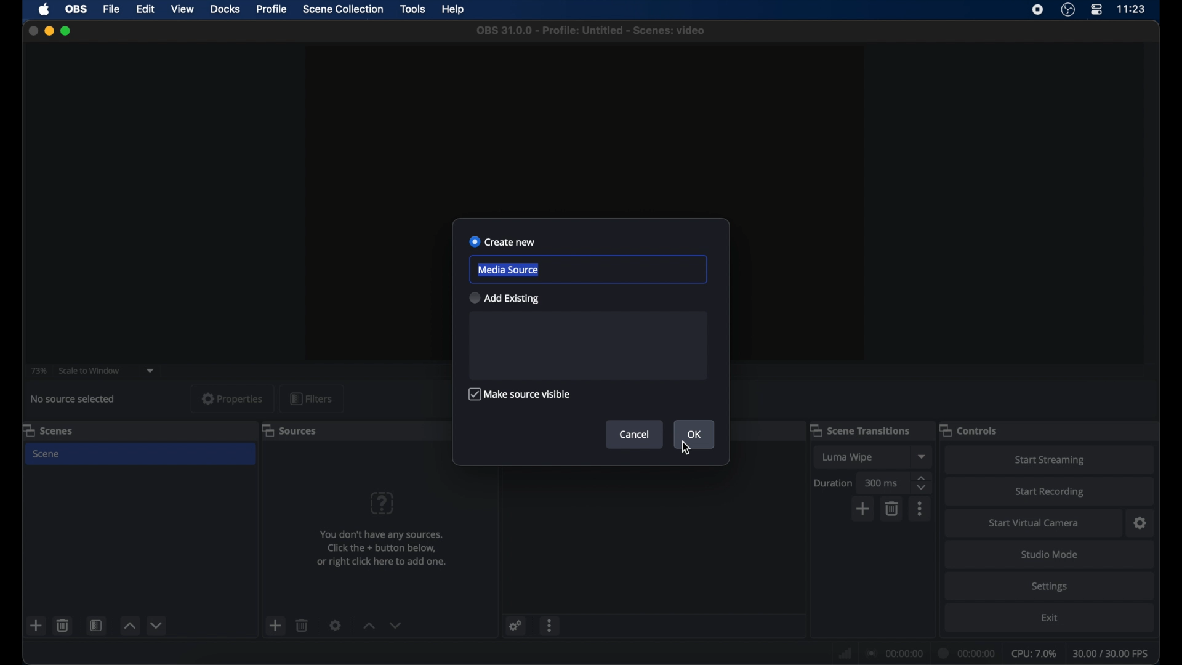 This screenshot has width=1182, height=665. What do you see at coordinates (1132, 8) in the screenshot?
I see `time` at bounding box center [1132, 8].